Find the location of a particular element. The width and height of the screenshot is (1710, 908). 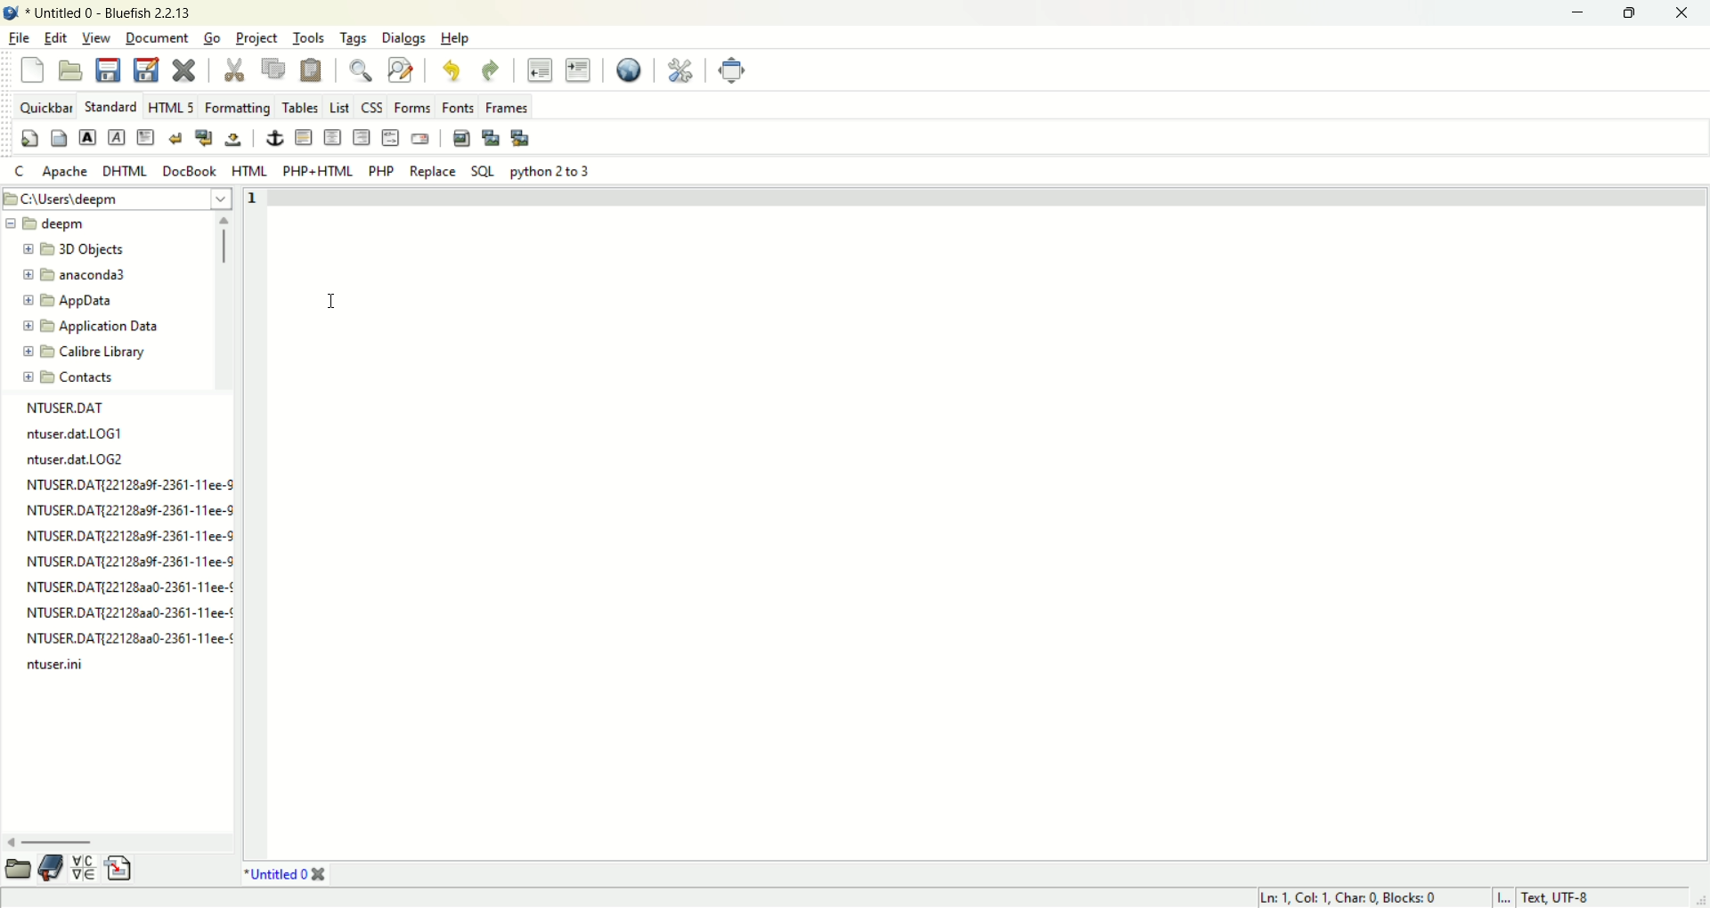

c is located at coordinates (20, 171).